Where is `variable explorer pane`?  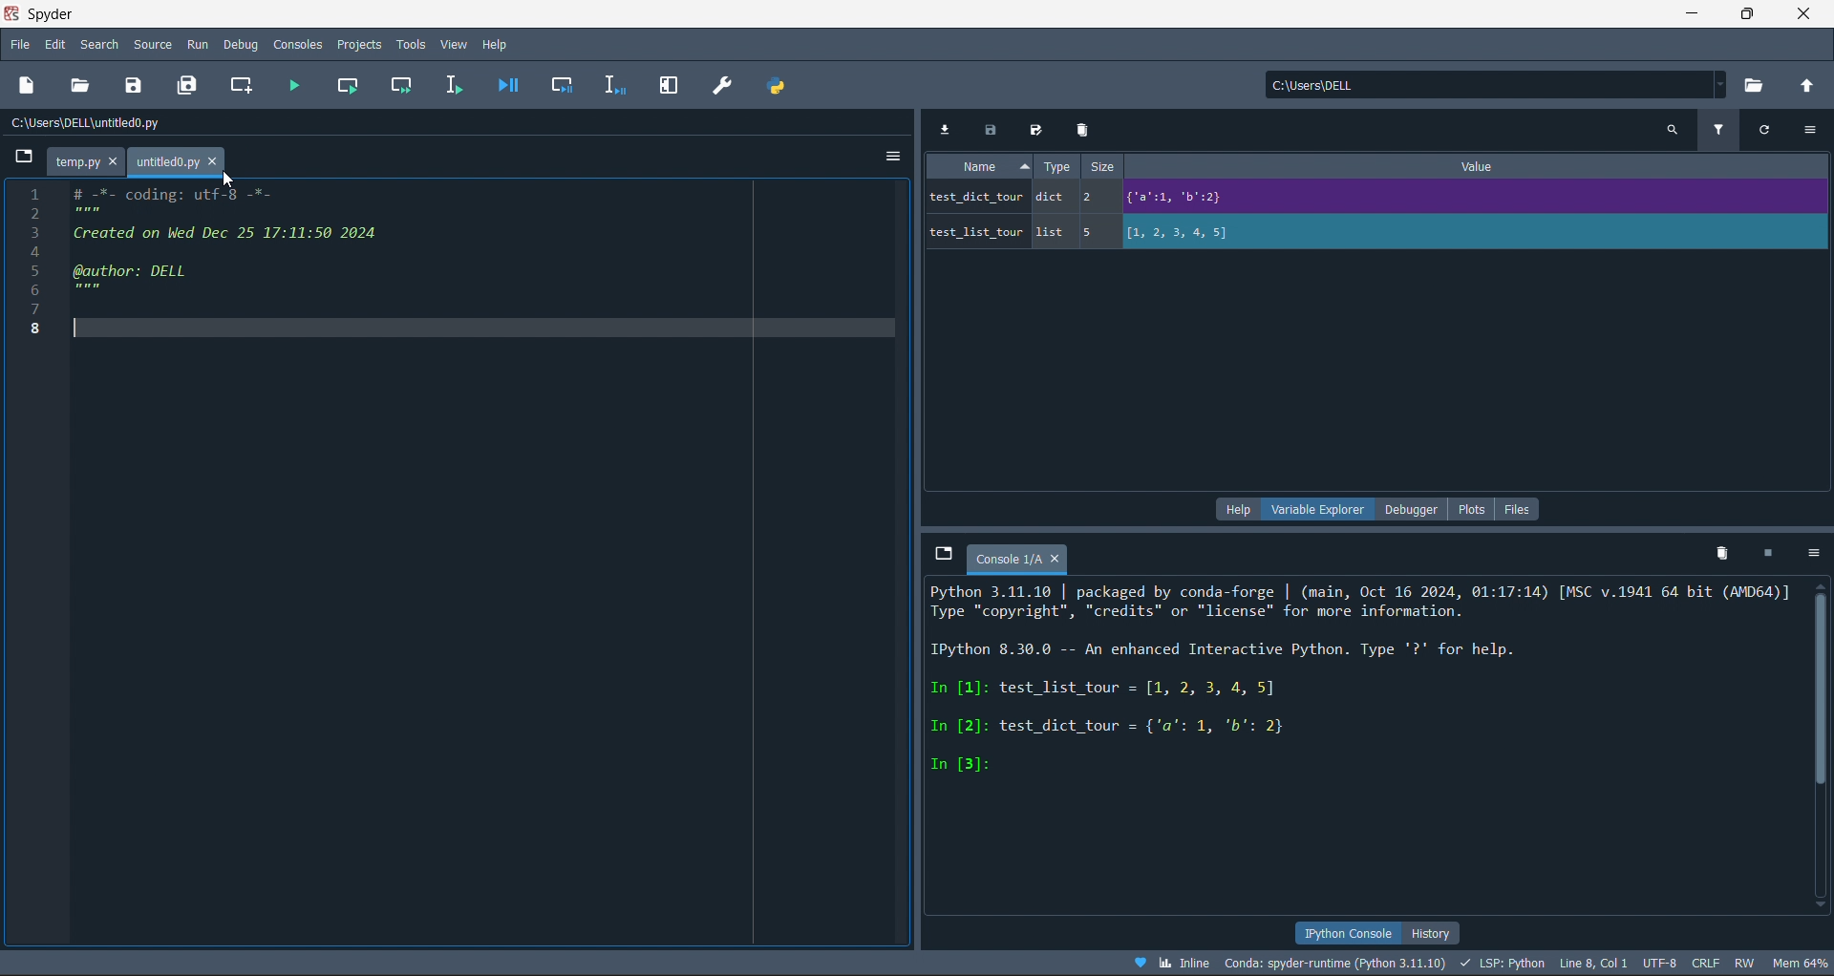 variable explorer pane is located at coordinates (1320, 512).